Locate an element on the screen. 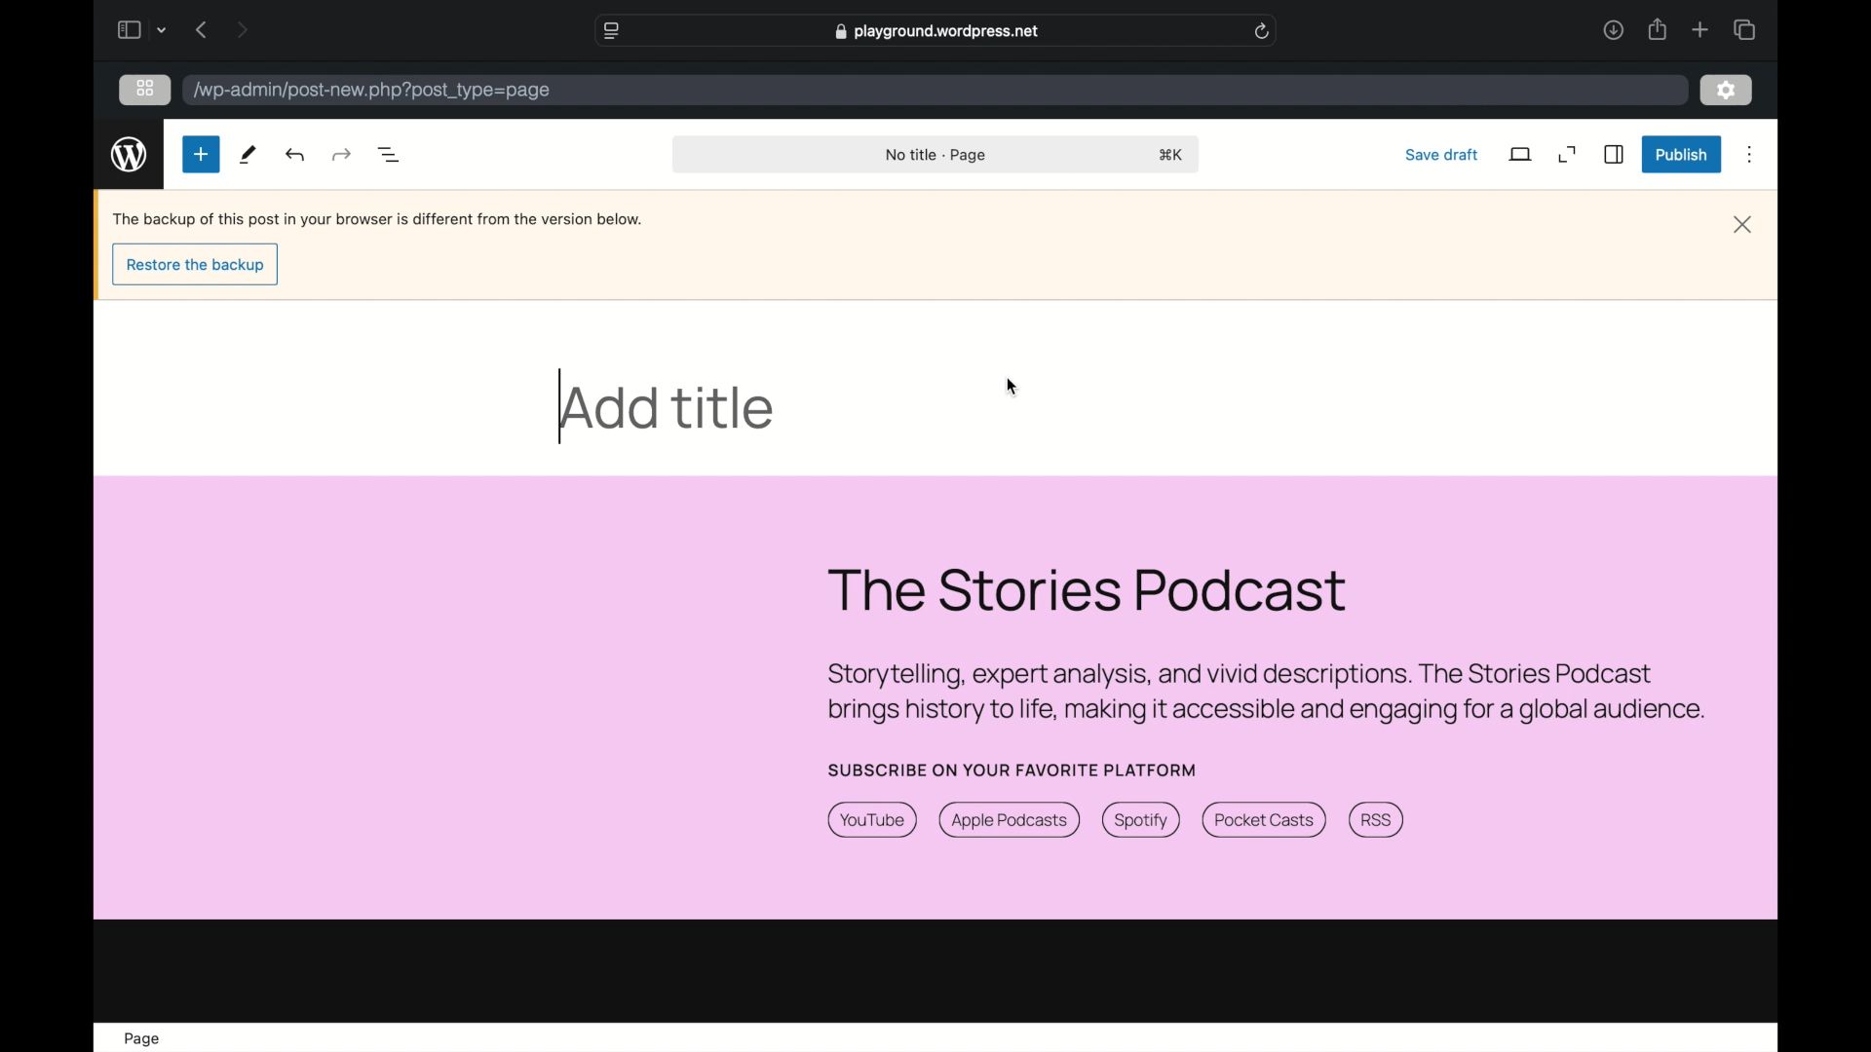  close is located at coordinates (1742, 224).